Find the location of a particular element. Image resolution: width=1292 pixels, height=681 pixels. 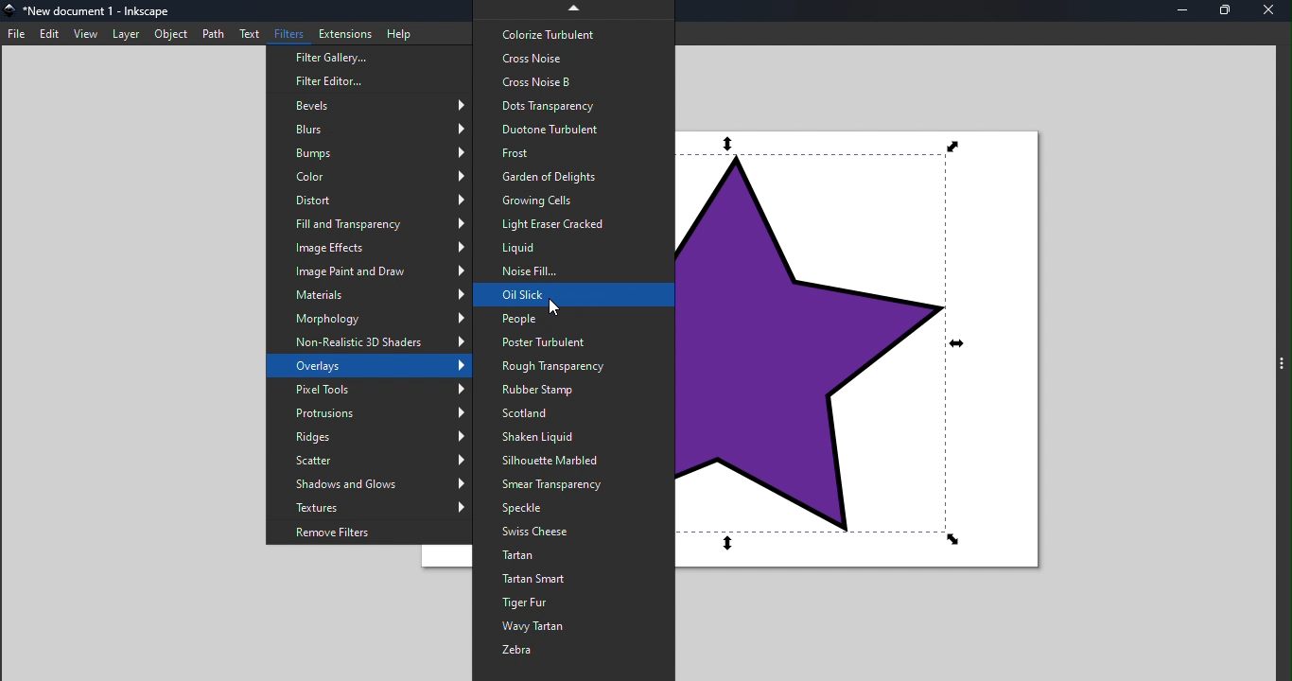

Shaken liquid is located at coordinates (577, 437).